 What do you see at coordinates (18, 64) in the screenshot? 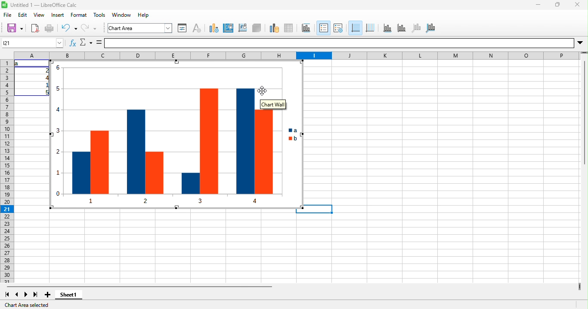
I see `a` at bounding box center [18, 64].